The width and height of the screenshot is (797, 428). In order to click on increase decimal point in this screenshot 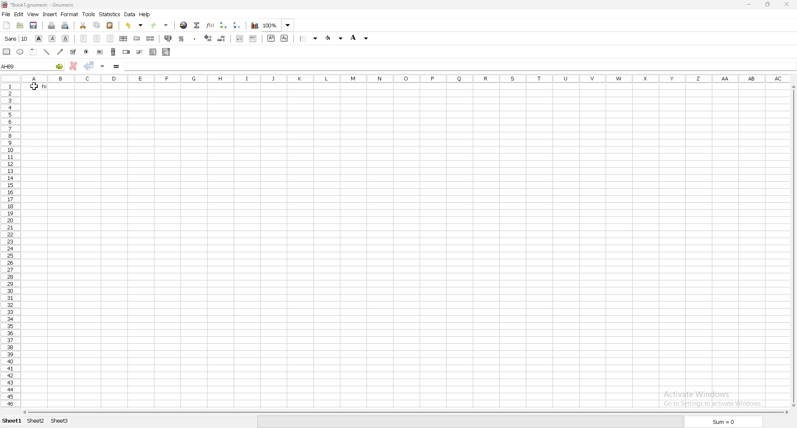, I will do `click(222, 38)`.